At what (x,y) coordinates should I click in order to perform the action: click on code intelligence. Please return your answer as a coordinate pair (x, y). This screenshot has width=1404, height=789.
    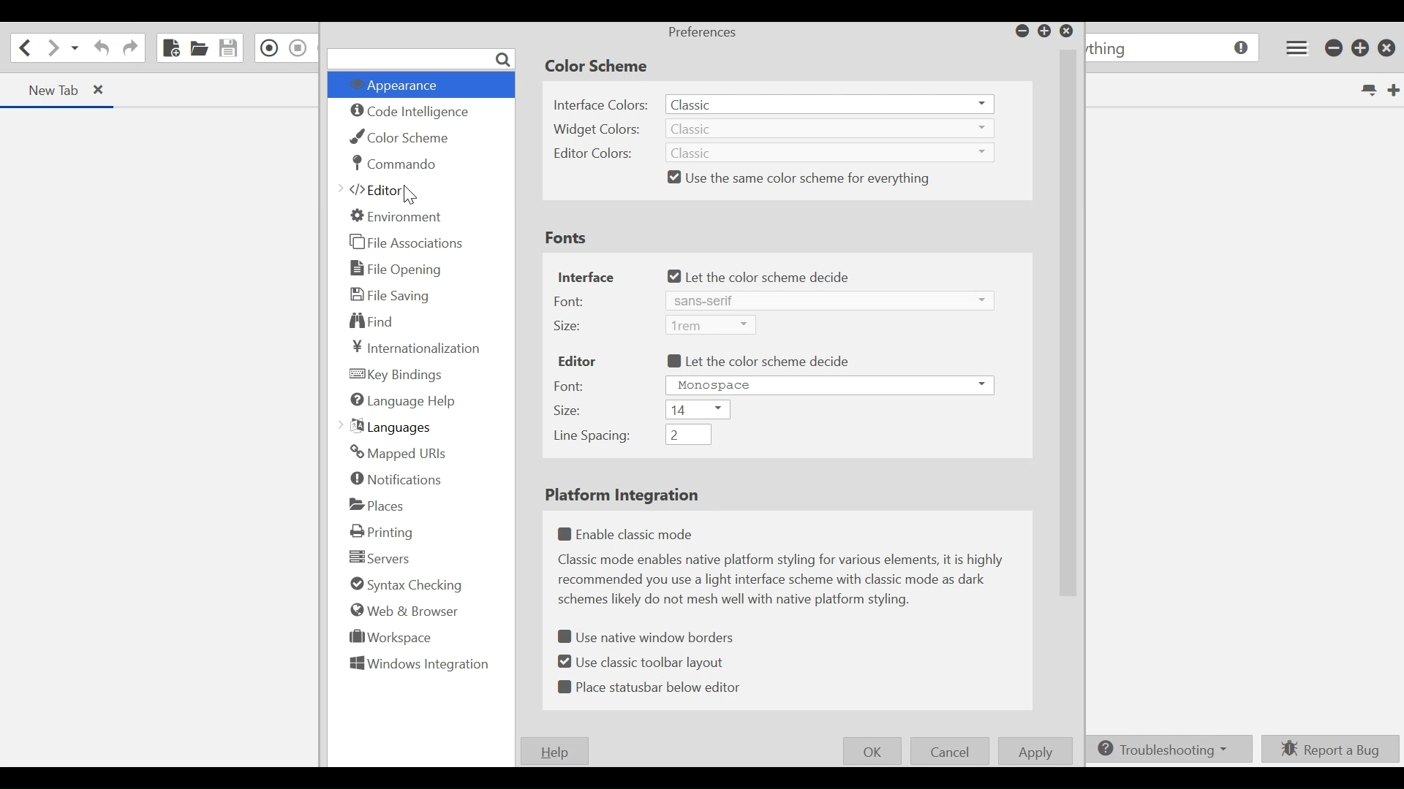
    Looking at the image, I should click on (412, 113).